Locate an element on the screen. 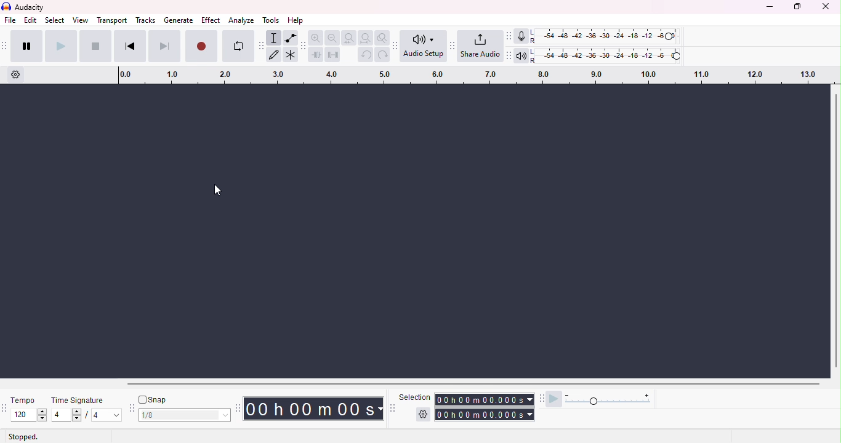 The height and width of the screenshot is (443, 841). selection time is located at coordinates (485, 399).